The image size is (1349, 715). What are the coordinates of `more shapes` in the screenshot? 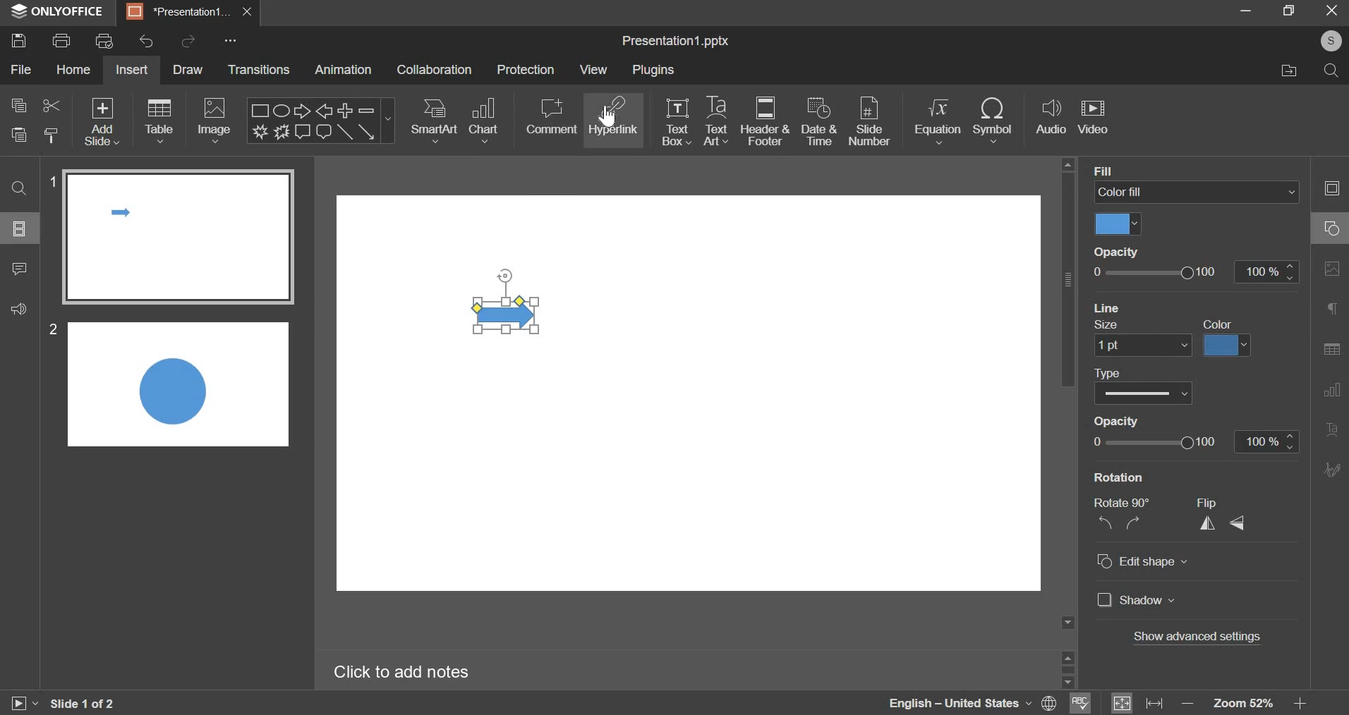 It's located at (389, 118).